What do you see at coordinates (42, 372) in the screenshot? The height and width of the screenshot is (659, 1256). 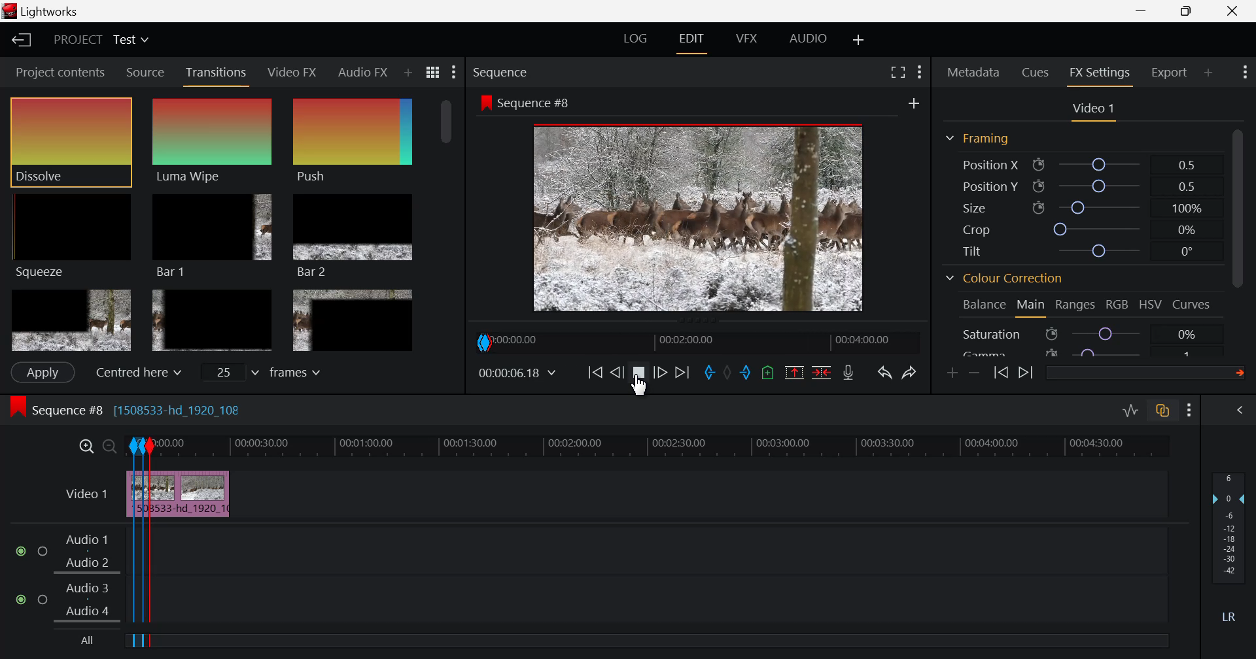 I see `Apply` at bounding box center [42, 372].